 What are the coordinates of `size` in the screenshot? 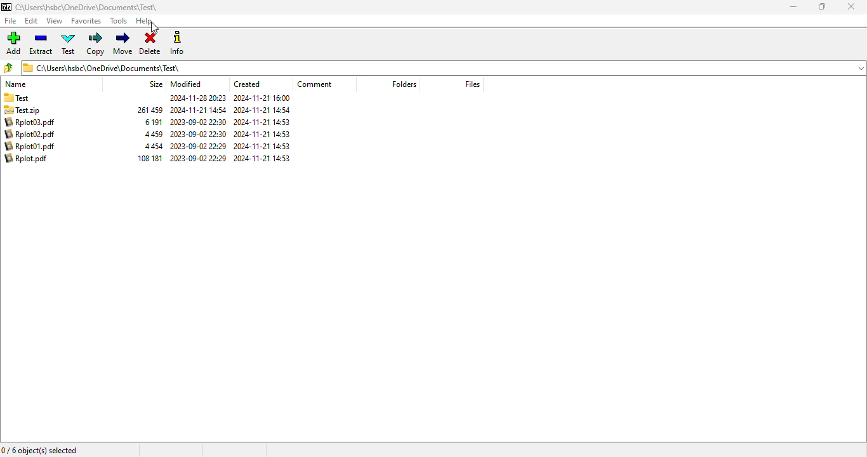 It's located at (156, 84).